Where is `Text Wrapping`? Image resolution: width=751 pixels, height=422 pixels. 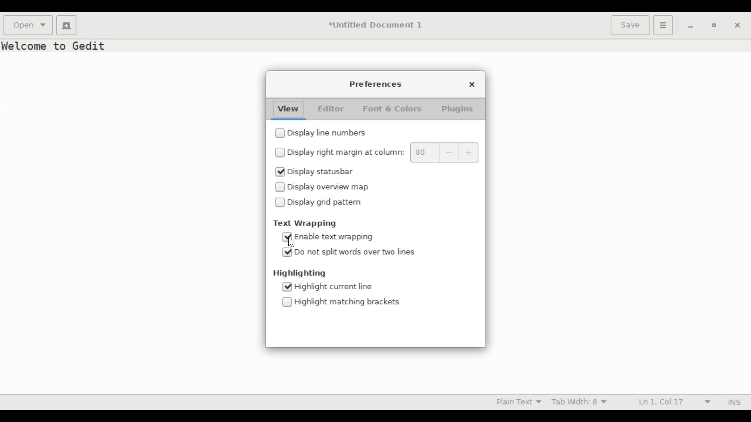 Text Wrapping is located at coordinates (309, 223).